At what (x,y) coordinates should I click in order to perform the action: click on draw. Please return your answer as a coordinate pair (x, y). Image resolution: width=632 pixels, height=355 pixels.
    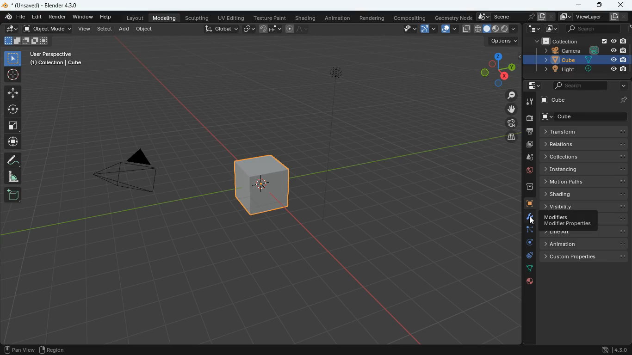
    Looking at the image, I should click on (14, 159).